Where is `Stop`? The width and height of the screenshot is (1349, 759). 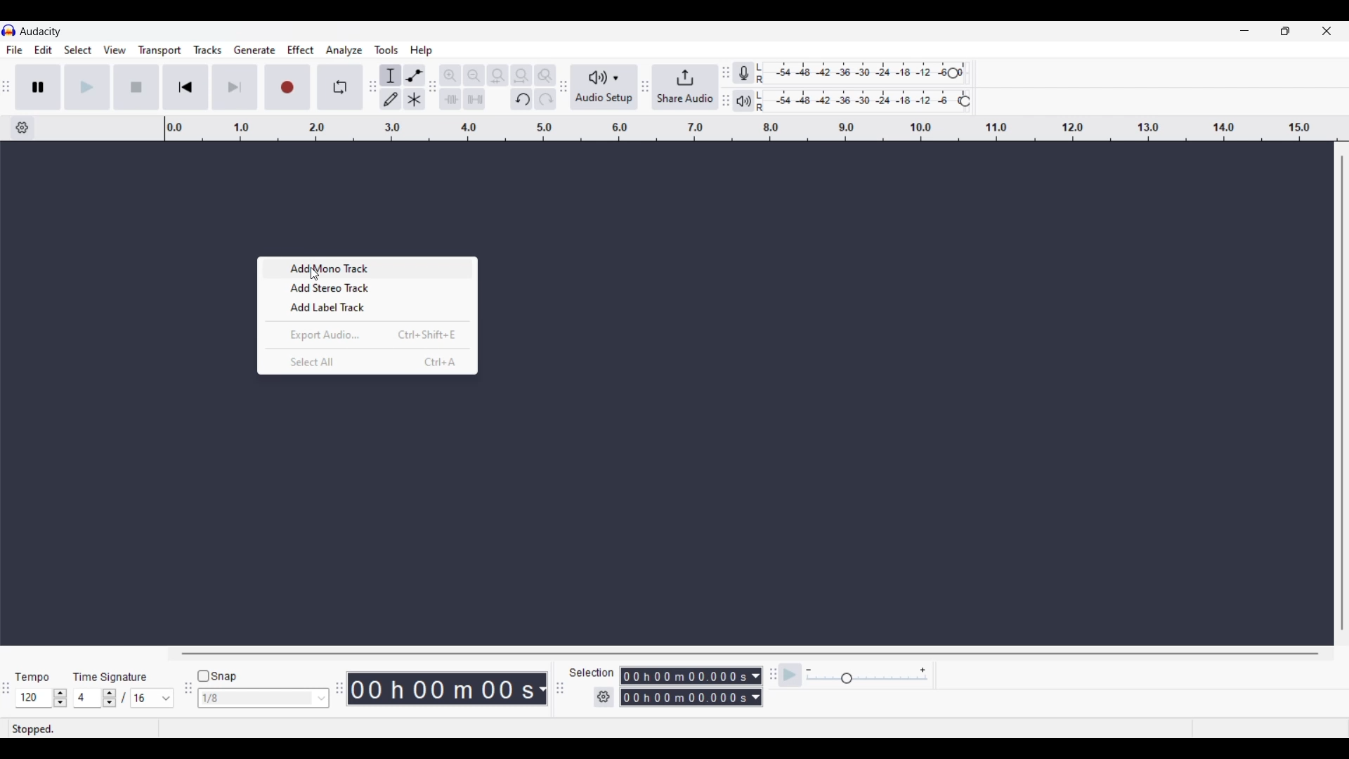 Stop is located at coordinates (137, 87).